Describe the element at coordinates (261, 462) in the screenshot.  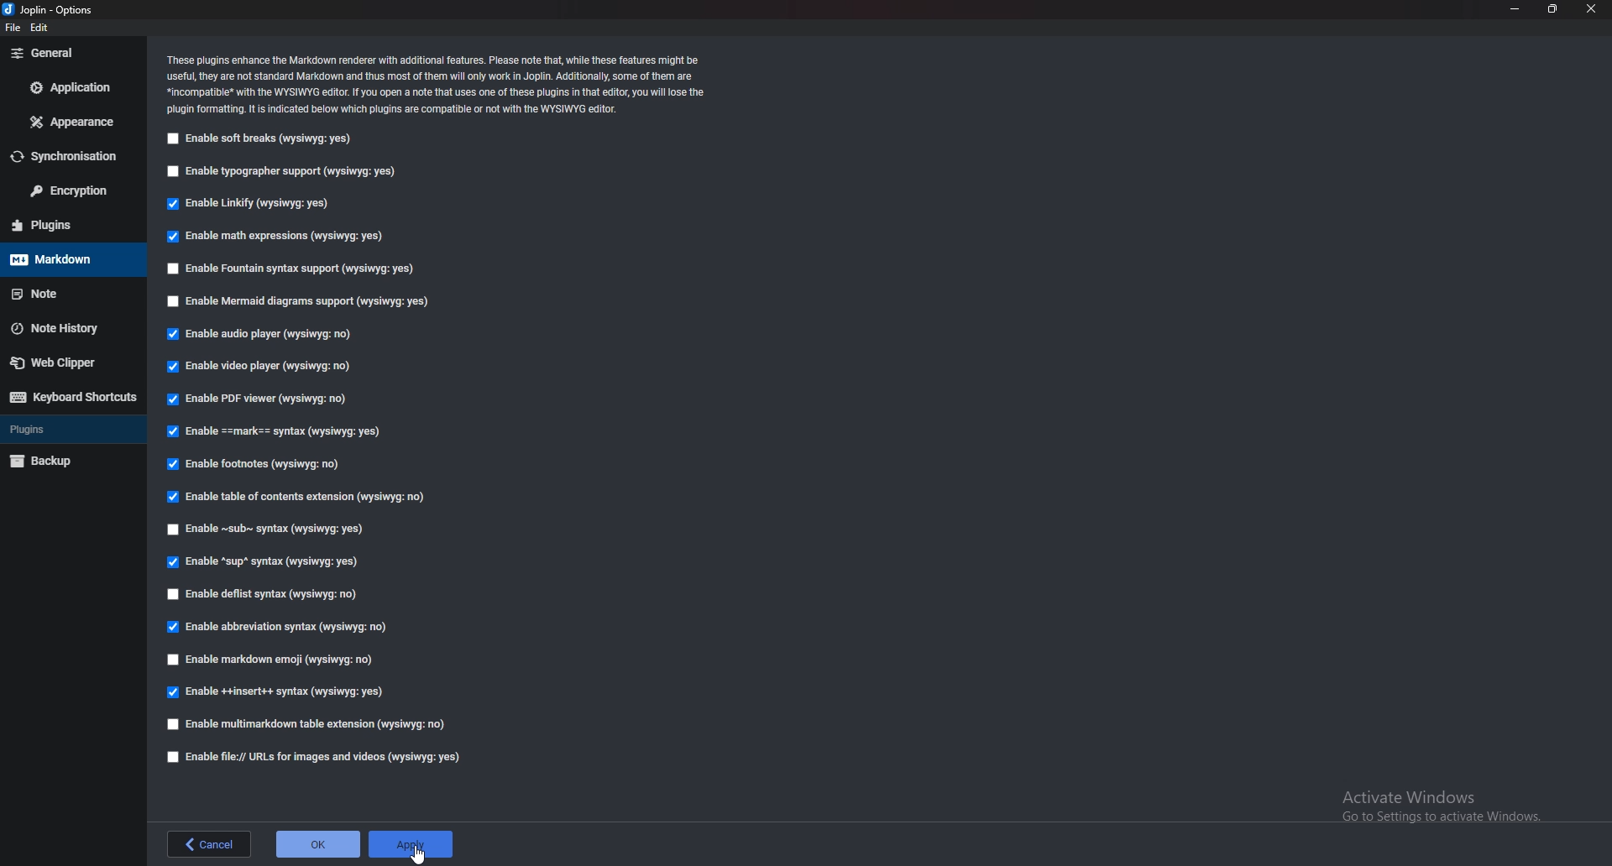
I see `Enable footnotes` at that location.